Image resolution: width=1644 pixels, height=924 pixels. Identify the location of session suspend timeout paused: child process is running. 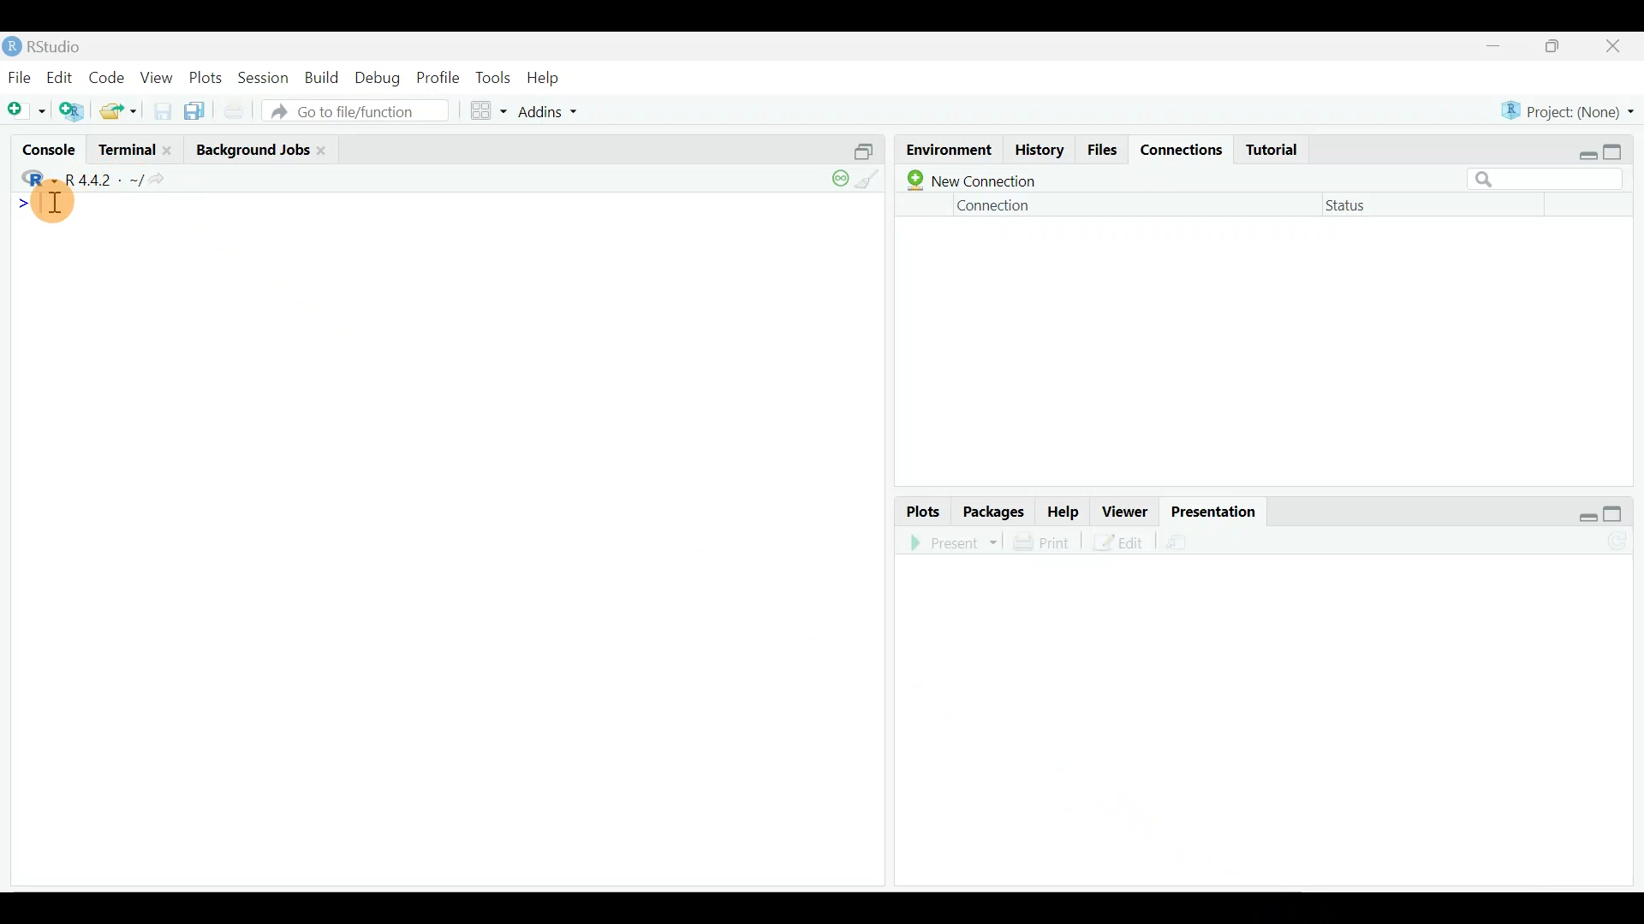
(836, 186).